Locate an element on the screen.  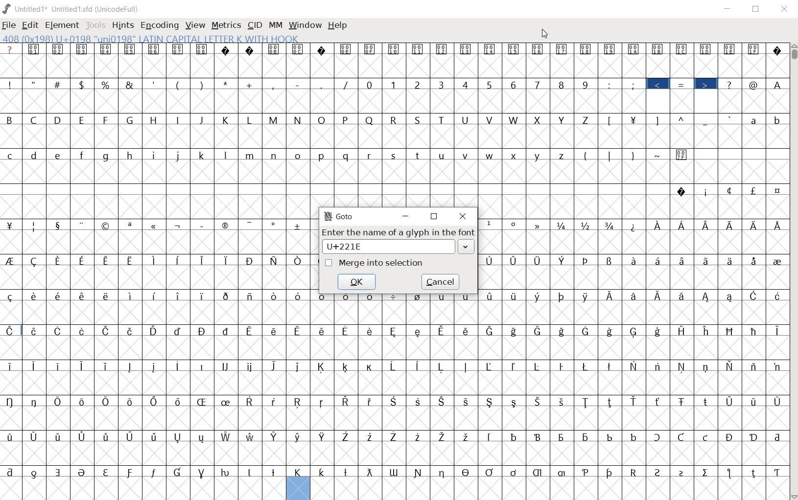
element is located at coordinates (63, 25).